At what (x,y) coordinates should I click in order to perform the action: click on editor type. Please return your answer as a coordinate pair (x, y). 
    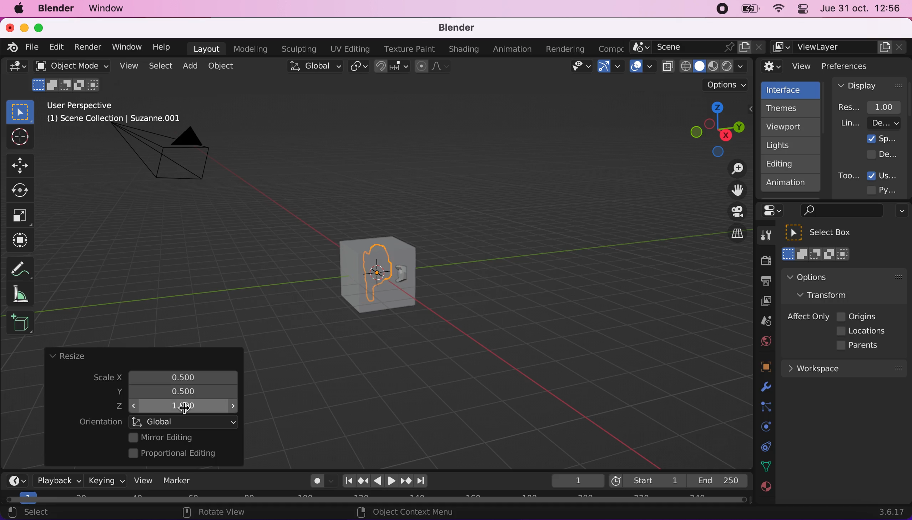
    Looking at the image, I should click on (14, 475).